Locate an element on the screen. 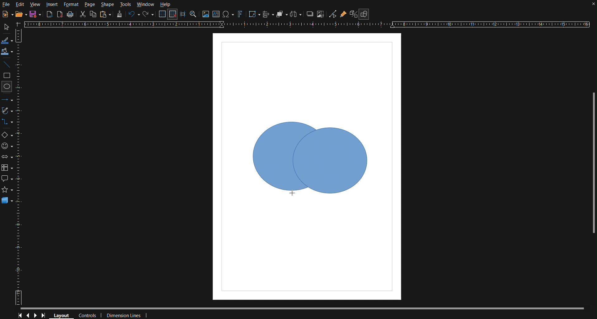  Cursor is located at coordinates (292, 194).